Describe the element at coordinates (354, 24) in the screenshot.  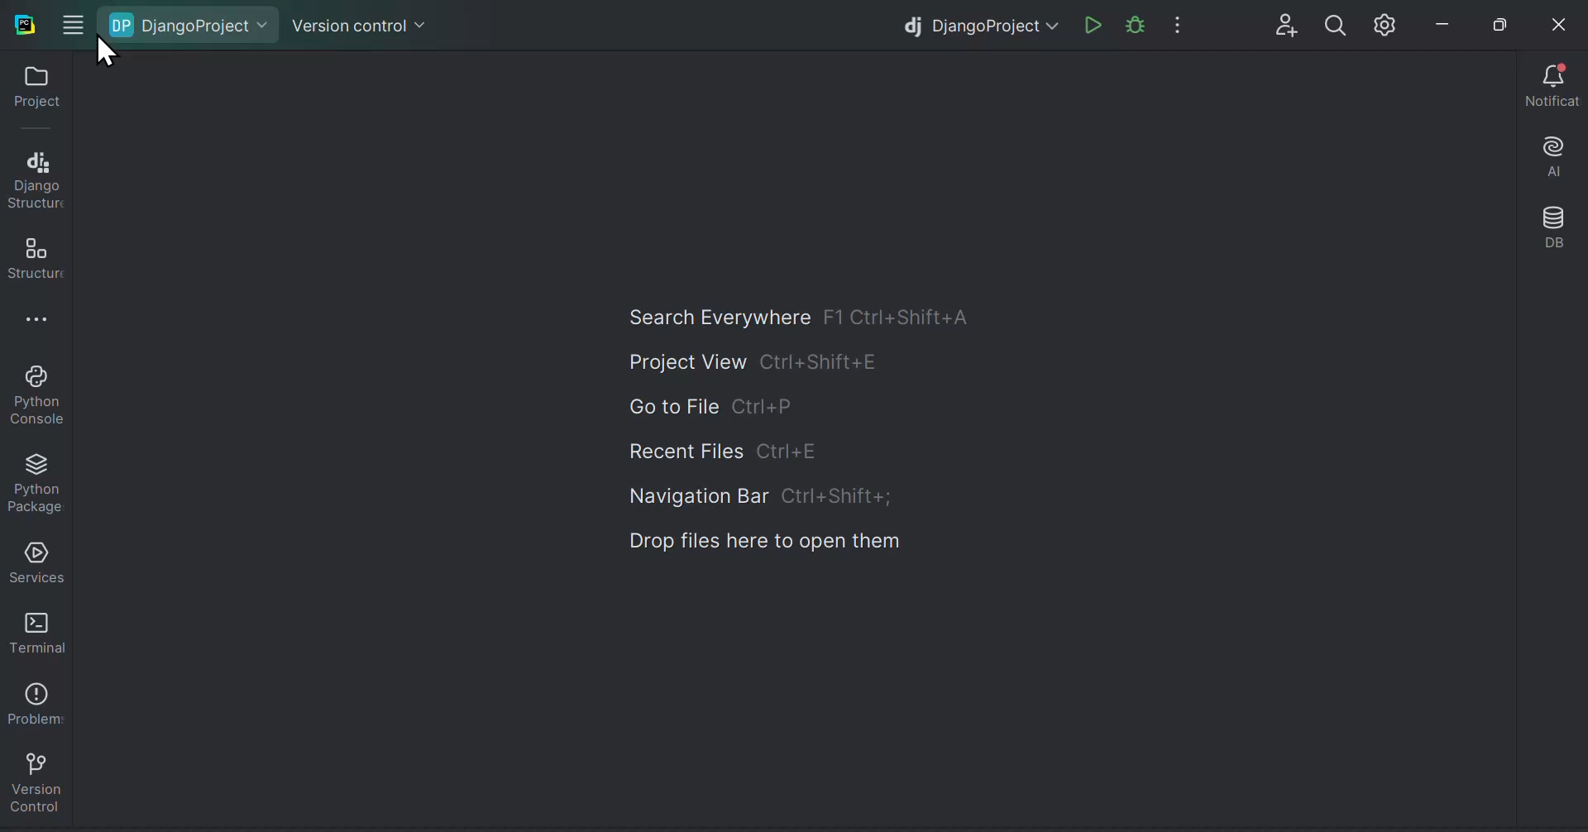
I see `Virgin control` at that location.